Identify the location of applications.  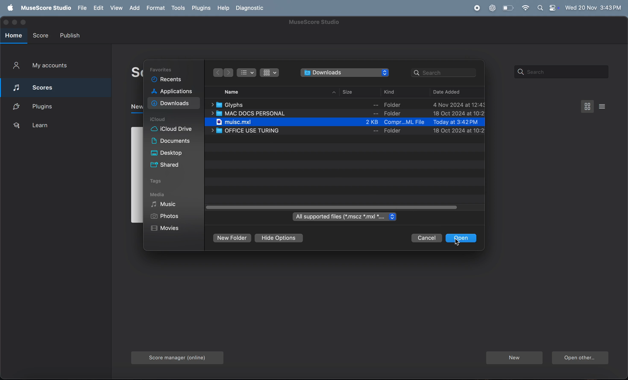
(173, 92).